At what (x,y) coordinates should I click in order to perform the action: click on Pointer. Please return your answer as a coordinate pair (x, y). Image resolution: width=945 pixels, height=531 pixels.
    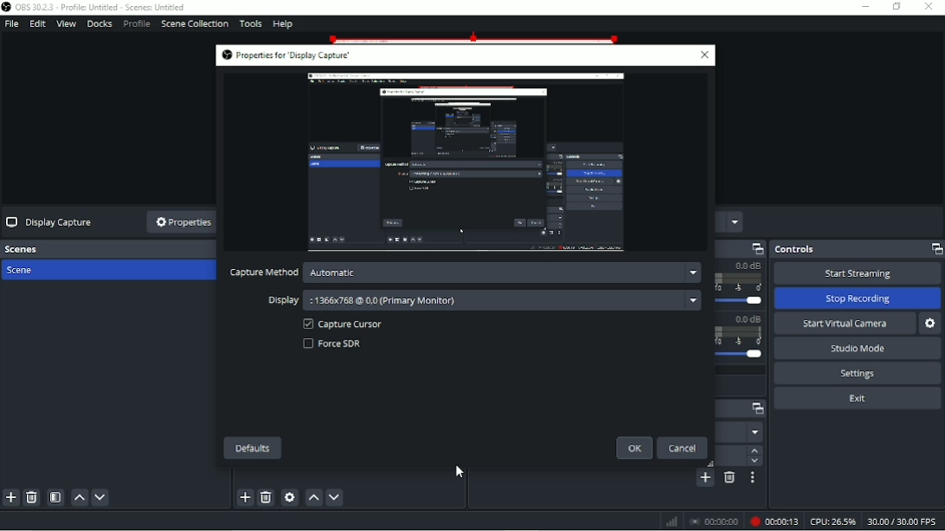
    Looking at the image, I should click on (460, 471).